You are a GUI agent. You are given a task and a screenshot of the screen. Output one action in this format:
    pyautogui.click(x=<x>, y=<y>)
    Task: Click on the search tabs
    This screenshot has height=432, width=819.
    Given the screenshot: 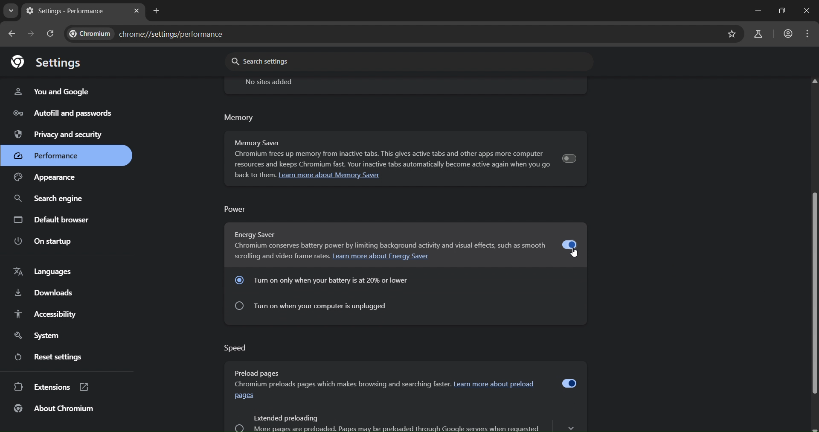 What is the action you would take?
    pyautogui.click(x=11, y=12)
    